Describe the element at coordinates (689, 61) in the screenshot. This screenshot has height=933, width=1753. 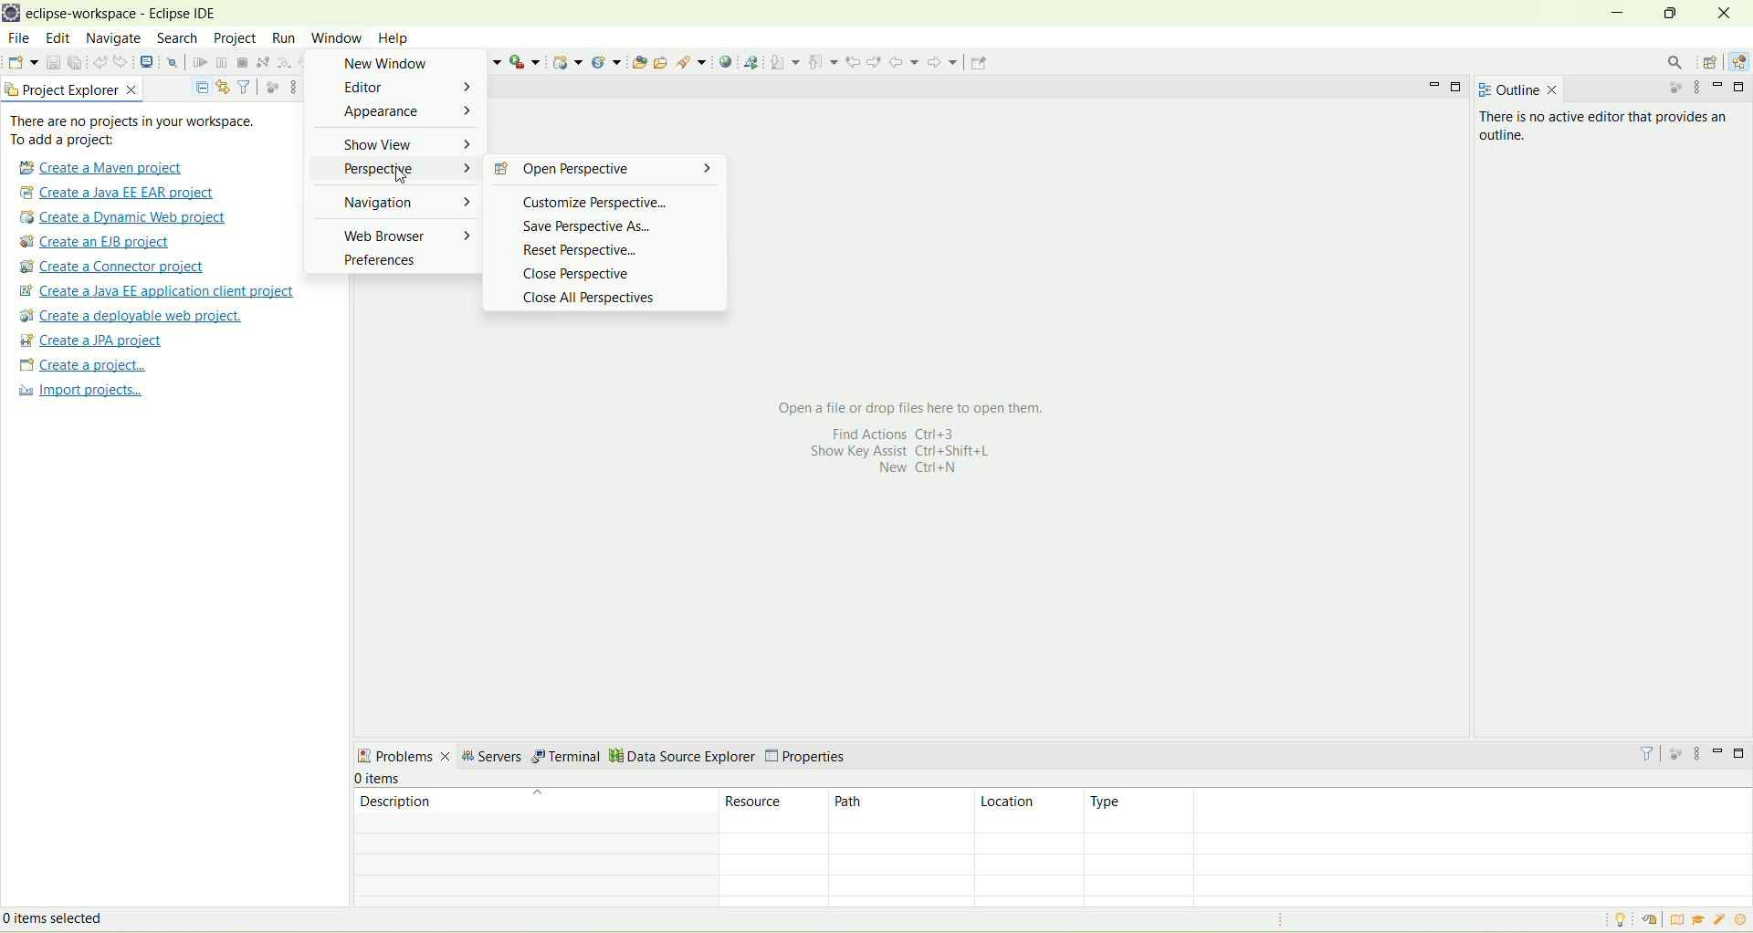
I see `search` at that location.